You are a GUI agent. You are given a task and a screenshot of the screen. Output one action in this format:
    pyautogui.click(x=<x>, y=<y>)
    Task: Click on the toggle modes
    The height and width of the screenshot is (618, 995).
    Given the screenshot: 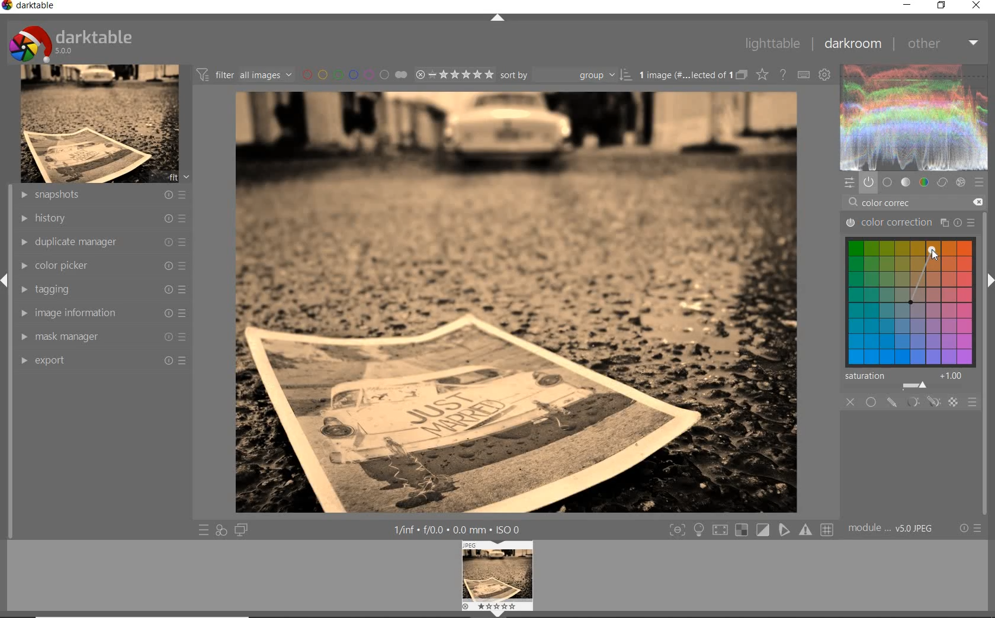 What is the action you would take?
    pyautogui.click(x=752, y=529)
    